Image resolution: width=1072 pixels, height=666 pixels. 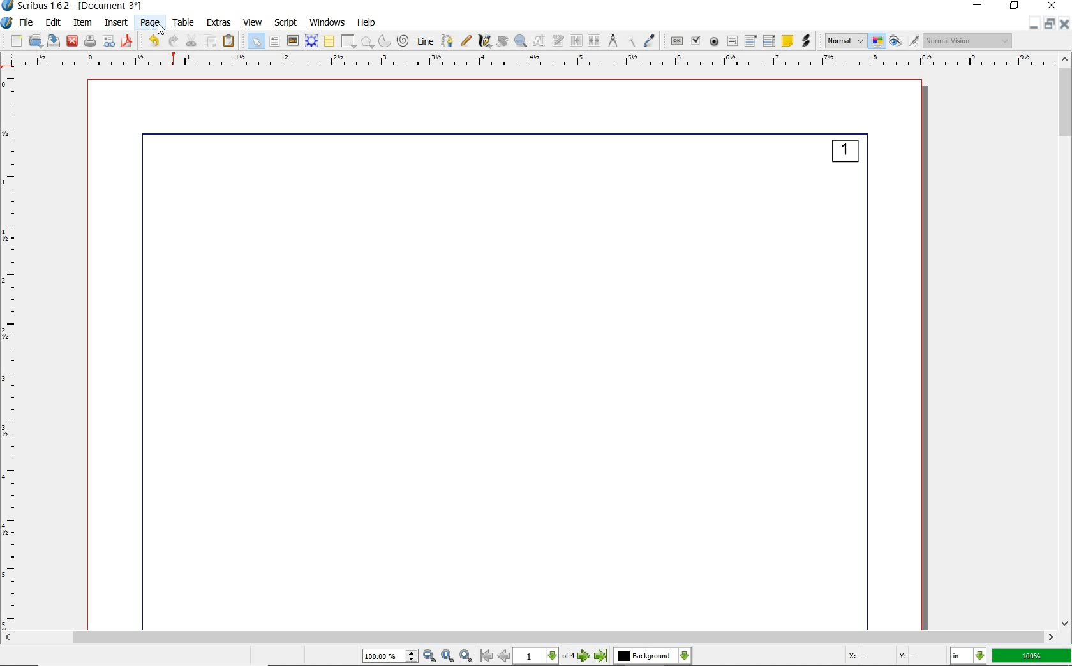 What do you see at coordinates (844, 42) in the screenshot?
I see `select image preview mode` at bounding box center [844, 42].